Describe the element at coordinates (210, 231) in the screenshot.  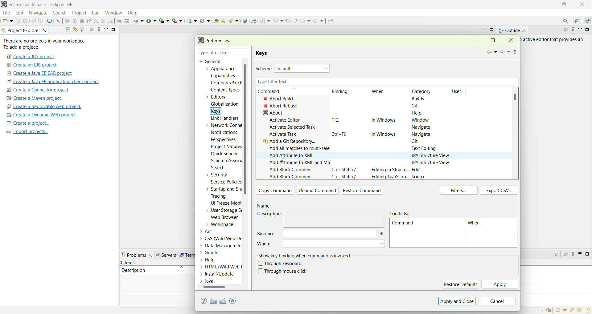
I see `Ant` at that location.